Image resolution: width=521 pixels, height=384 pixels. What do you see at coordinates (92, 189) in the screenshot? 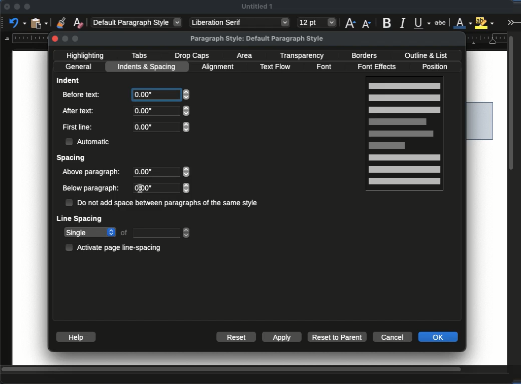
I see `below paragraph` at bounding box center [92, 189].